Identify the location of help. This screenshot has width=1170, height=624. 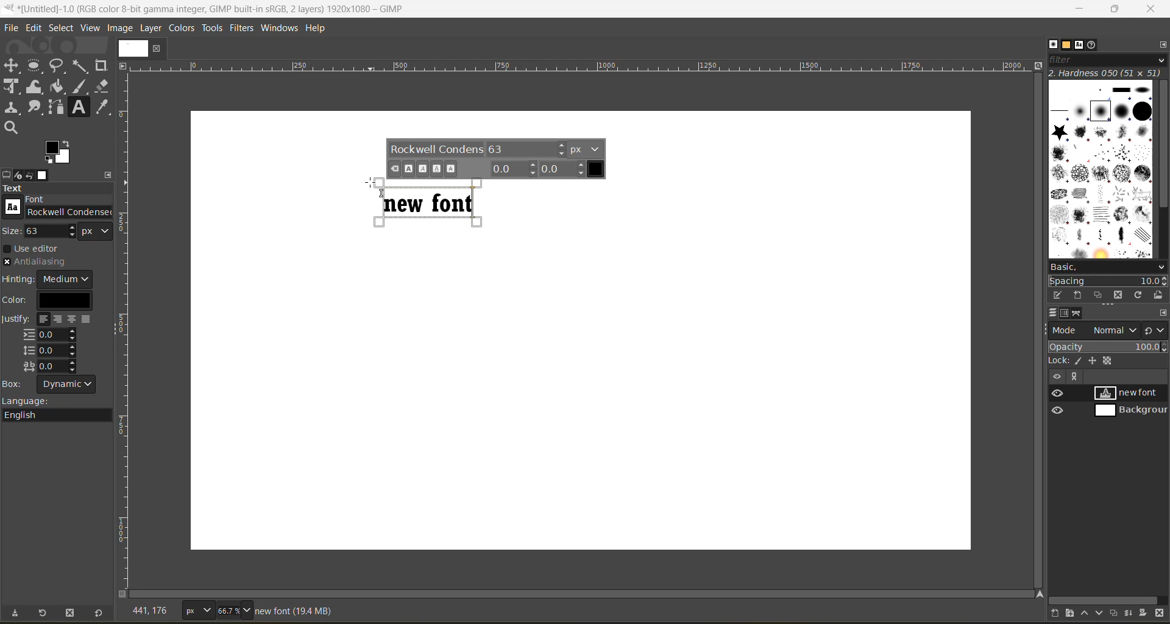
(319, 29).